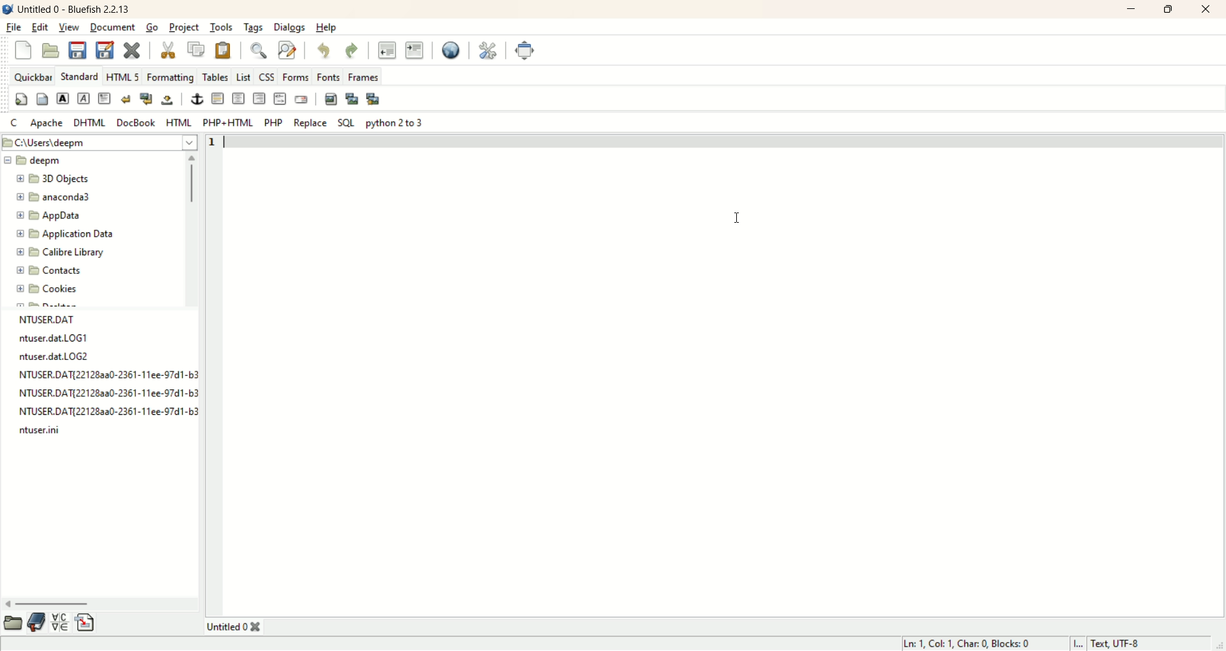 The image size is (1226, 651). I want to click on multi thumbnail, so click(374, 98).